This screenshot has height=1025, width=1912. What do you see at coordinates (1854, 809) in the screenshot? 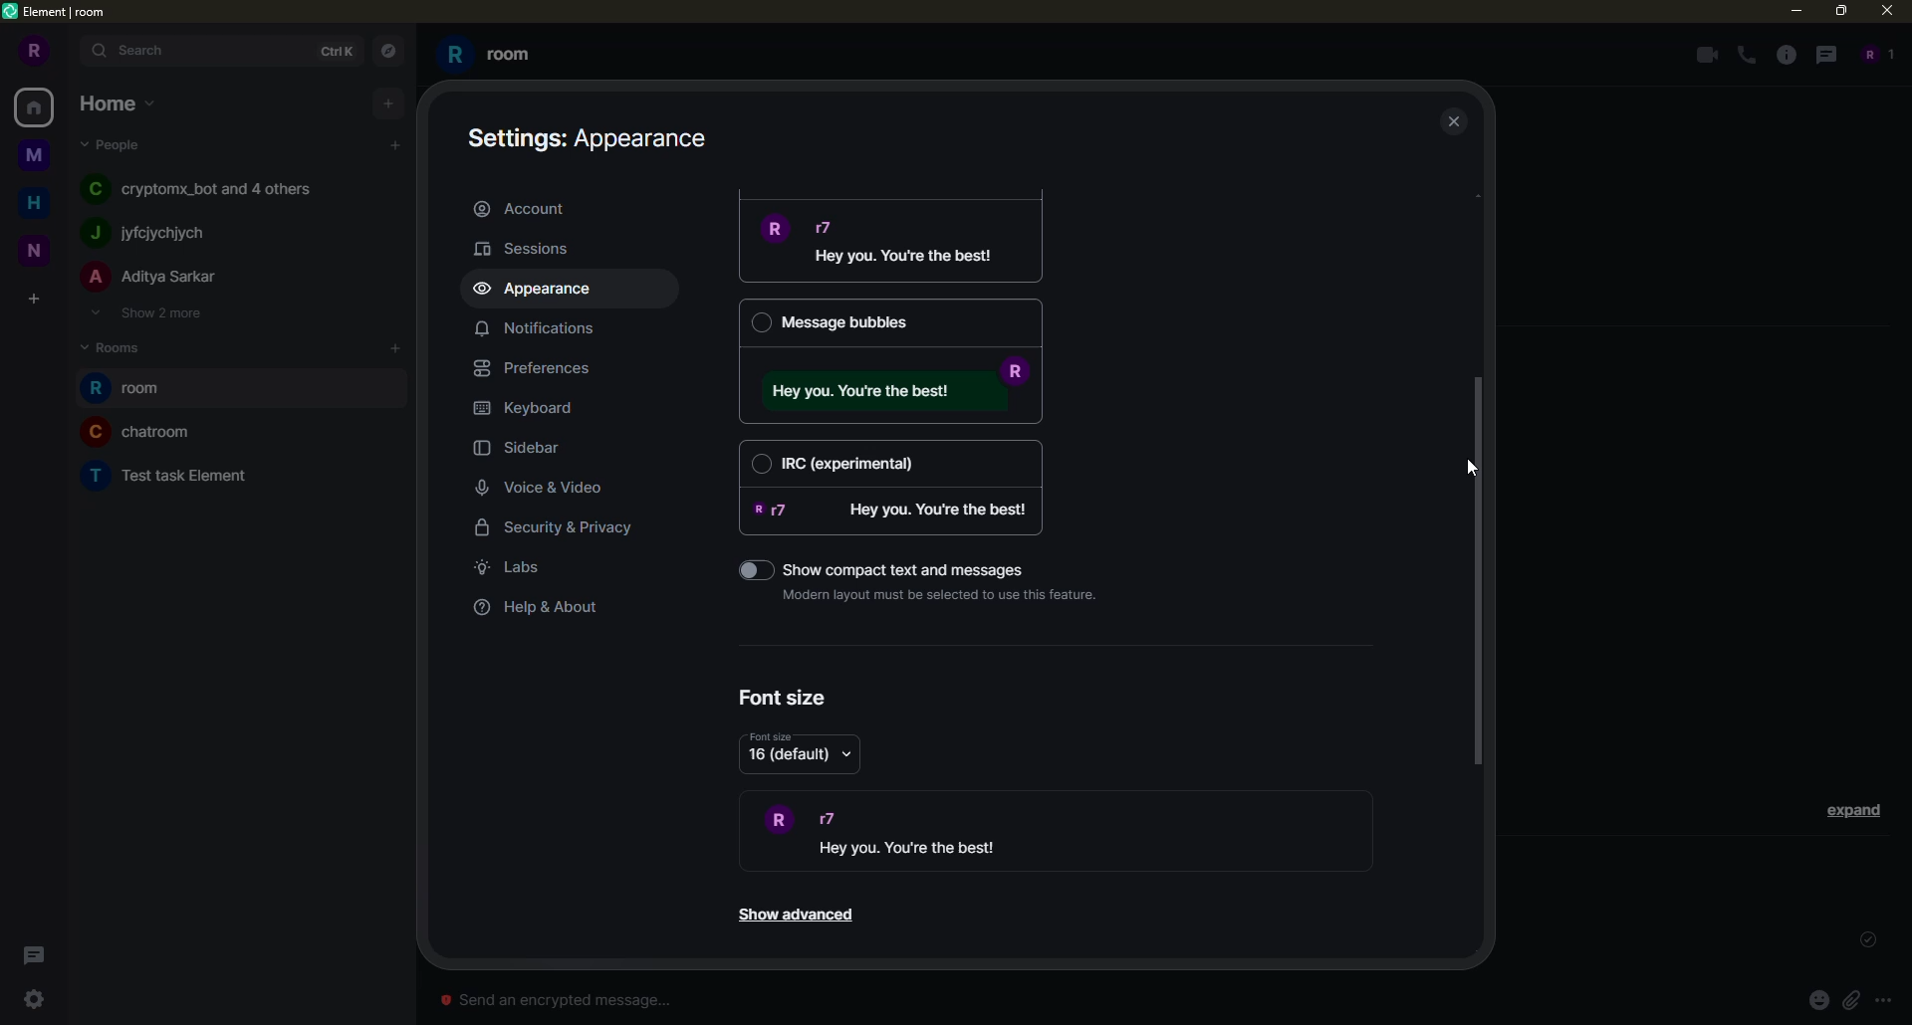
I see `expand` at bounding box center [1854, 809].